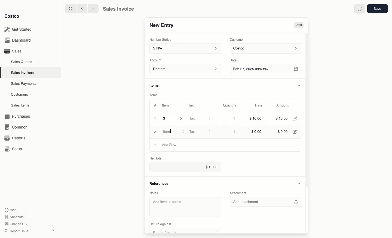 The width and height of the screenshot is (392, 238). Describe the element at coordinates (170, 131) in the screenshot. I see `cursor` at that location.